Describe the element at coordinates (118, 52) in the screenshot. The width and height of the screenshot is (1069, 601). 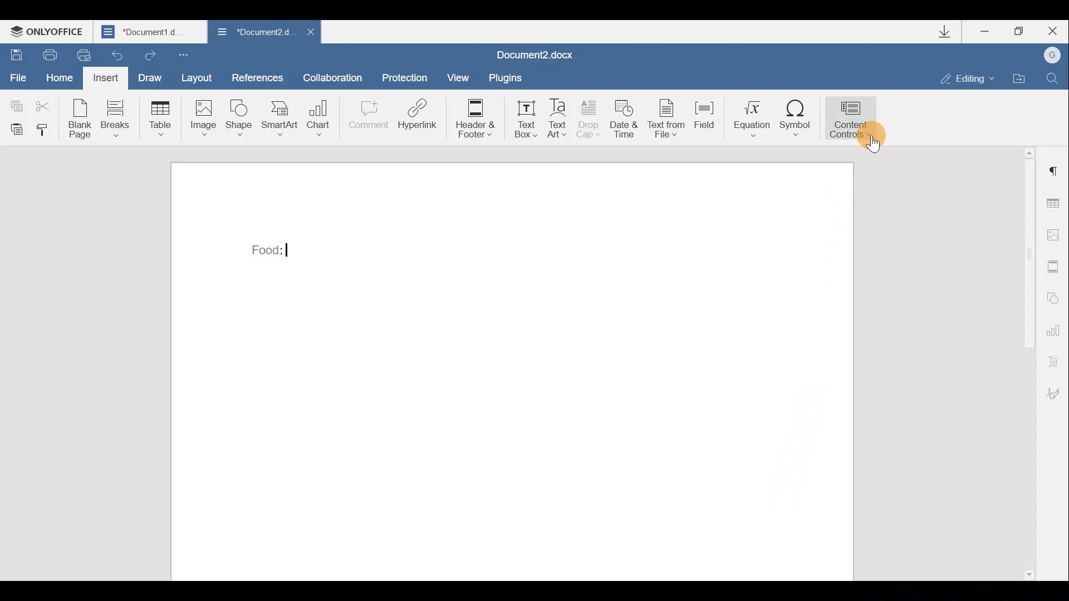
I see `Undo` at that location.